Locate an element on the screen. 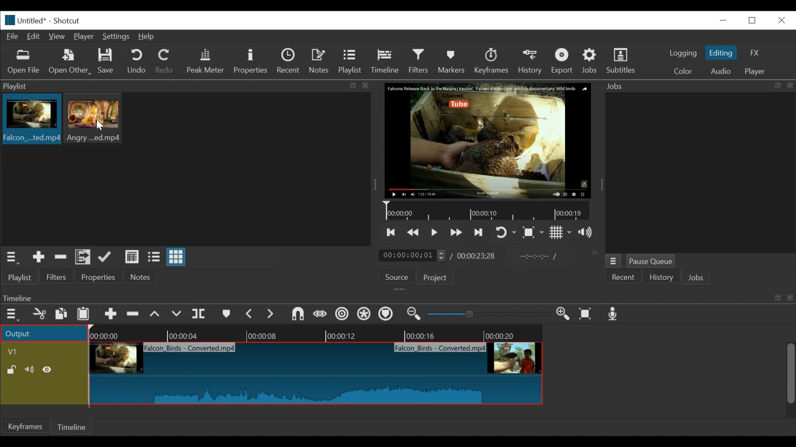  media viewer is located at coordinates (487, 140).